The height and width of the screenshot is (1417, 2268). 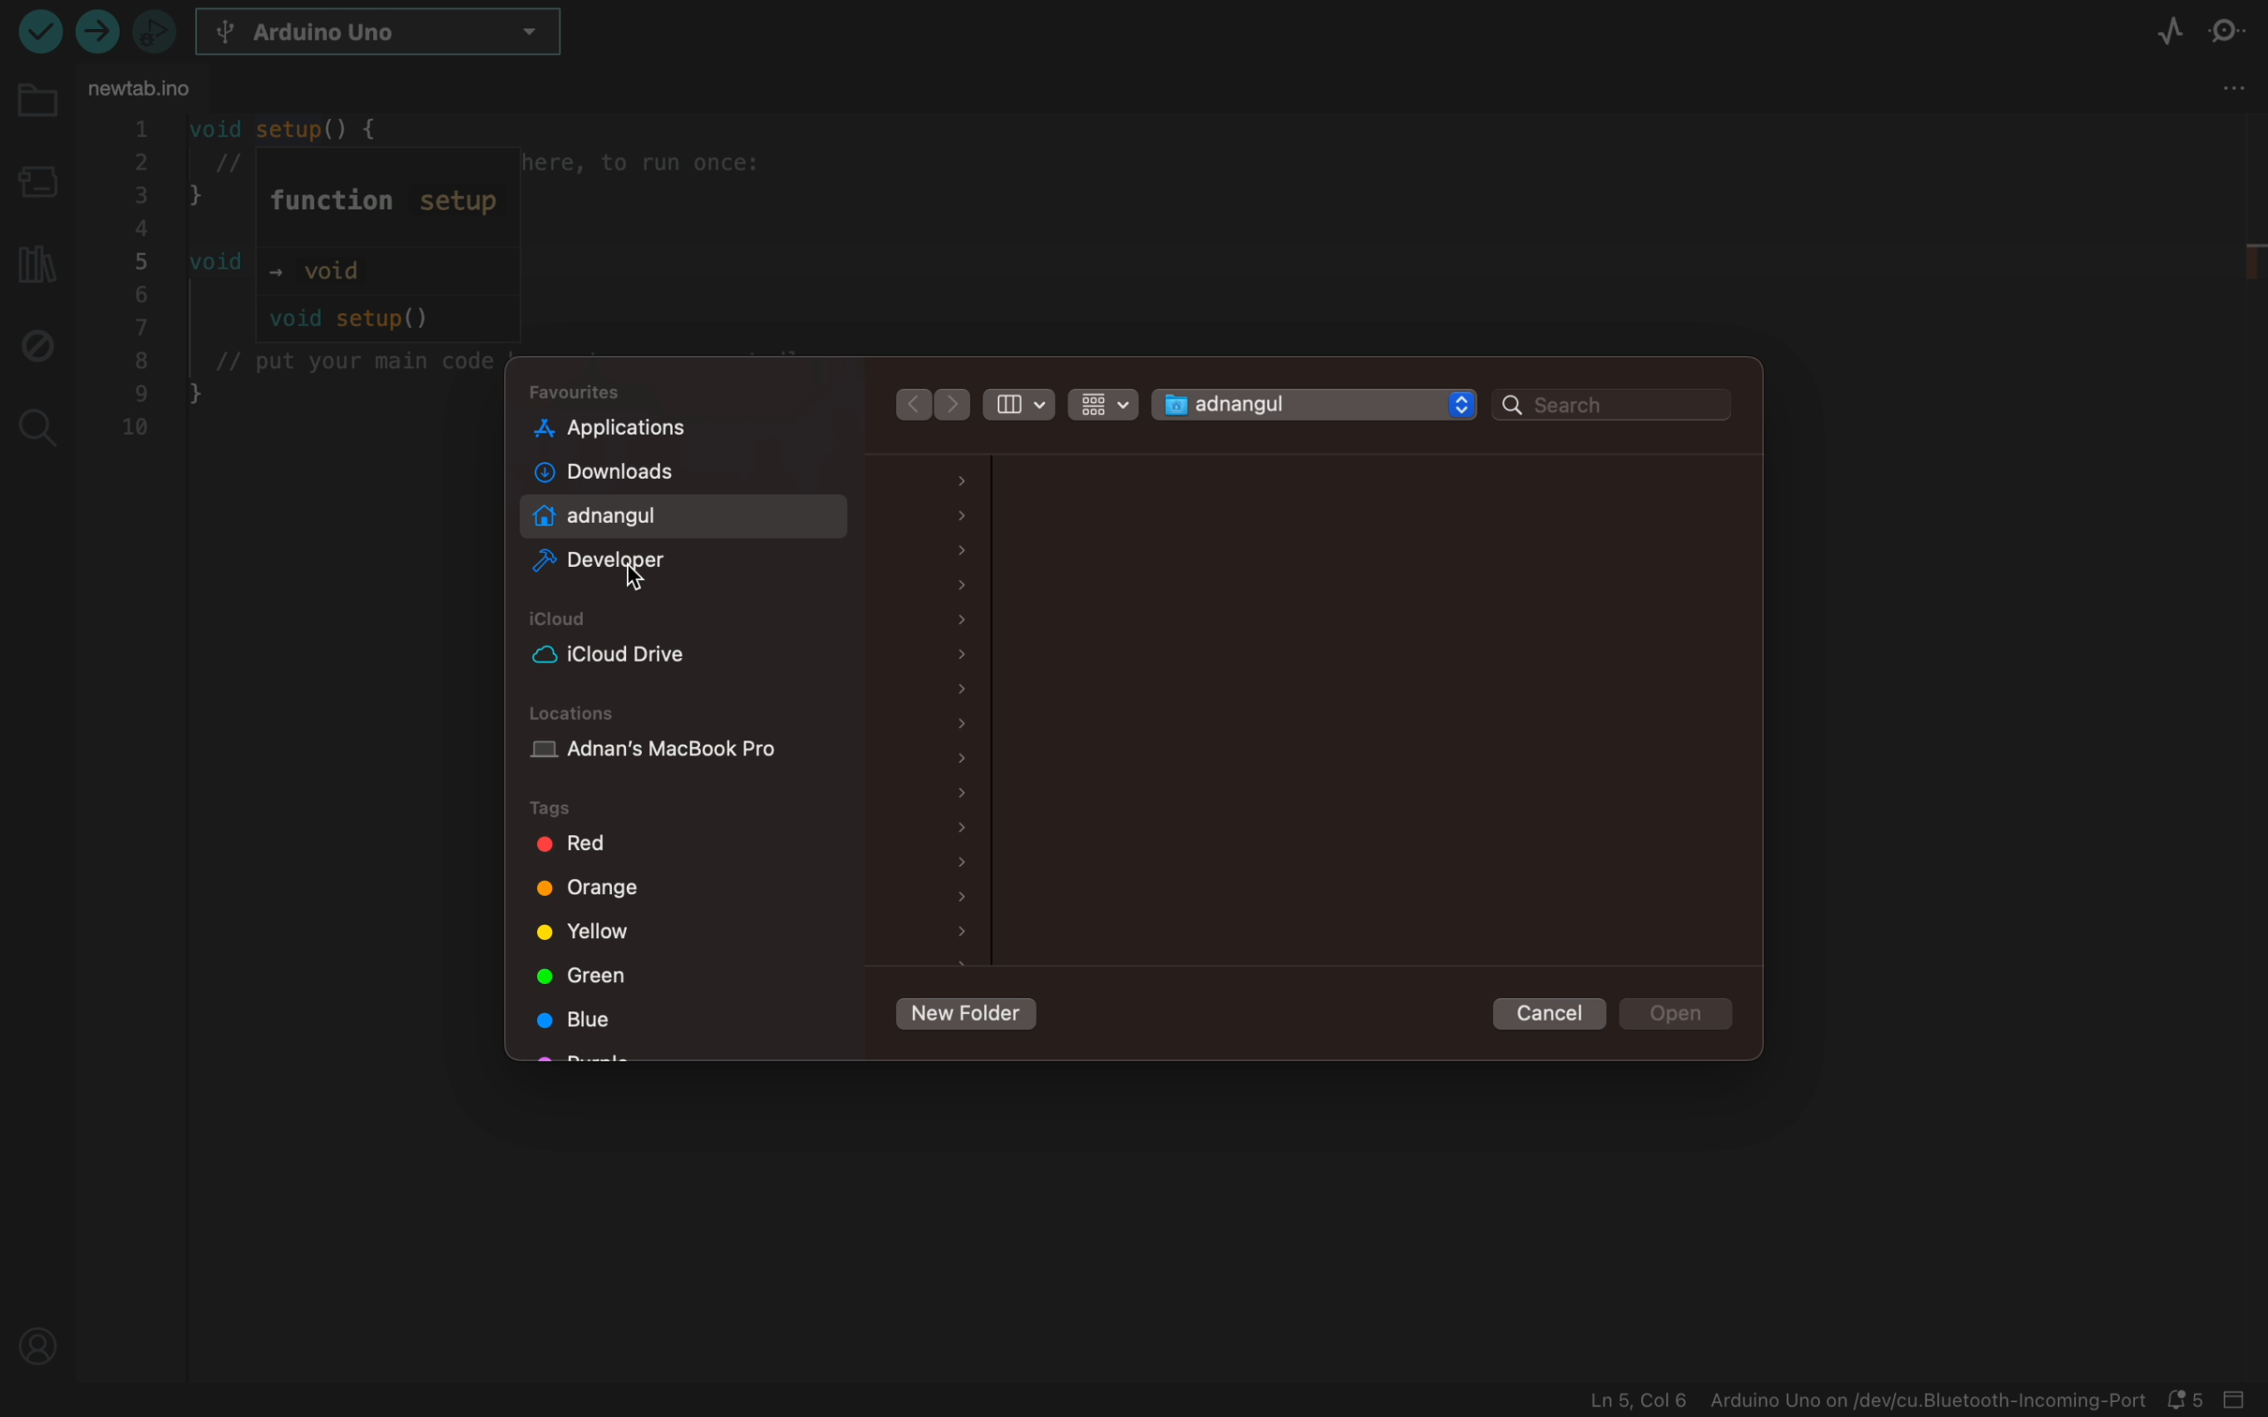 What do you see at coordinates (2236, 85) in the screenshot?
I see `setting` at bounding box center [2236, 85].